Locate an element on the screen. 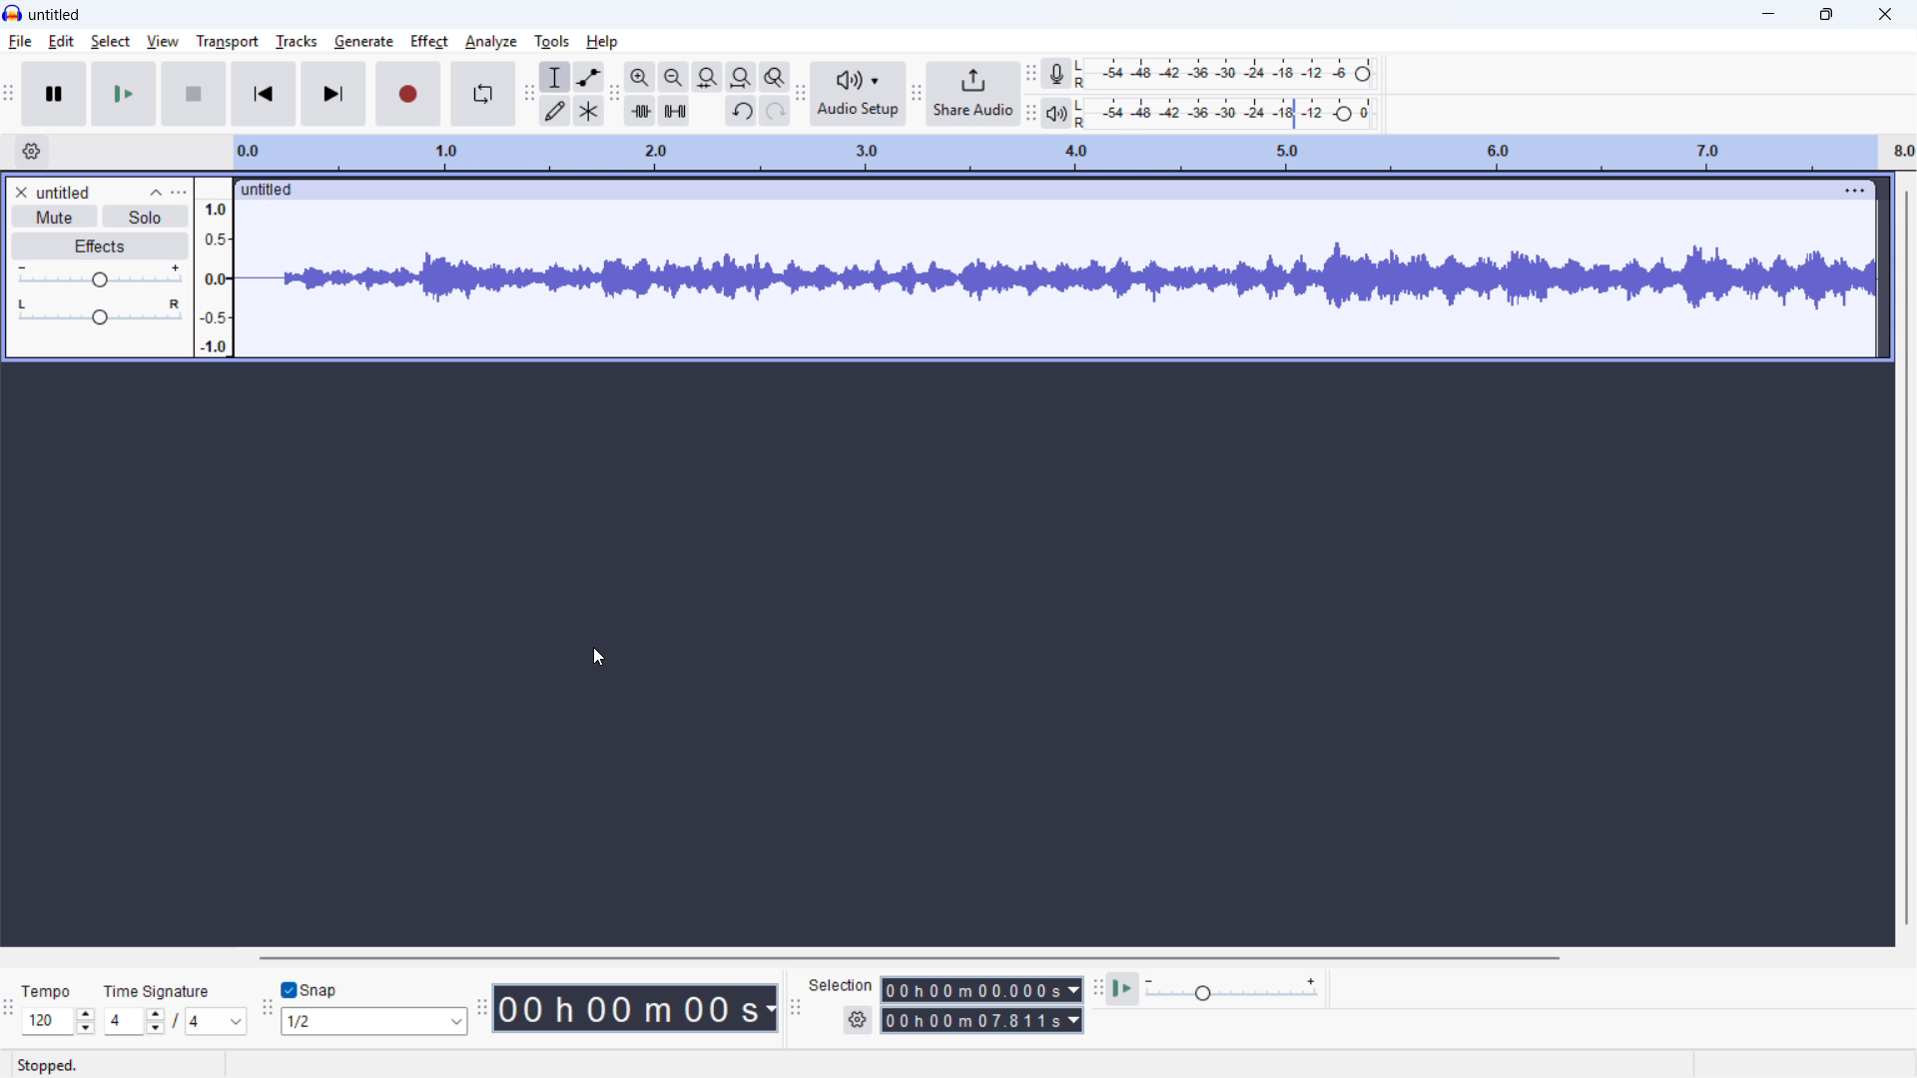  undo is located at coordinates (740, 111).